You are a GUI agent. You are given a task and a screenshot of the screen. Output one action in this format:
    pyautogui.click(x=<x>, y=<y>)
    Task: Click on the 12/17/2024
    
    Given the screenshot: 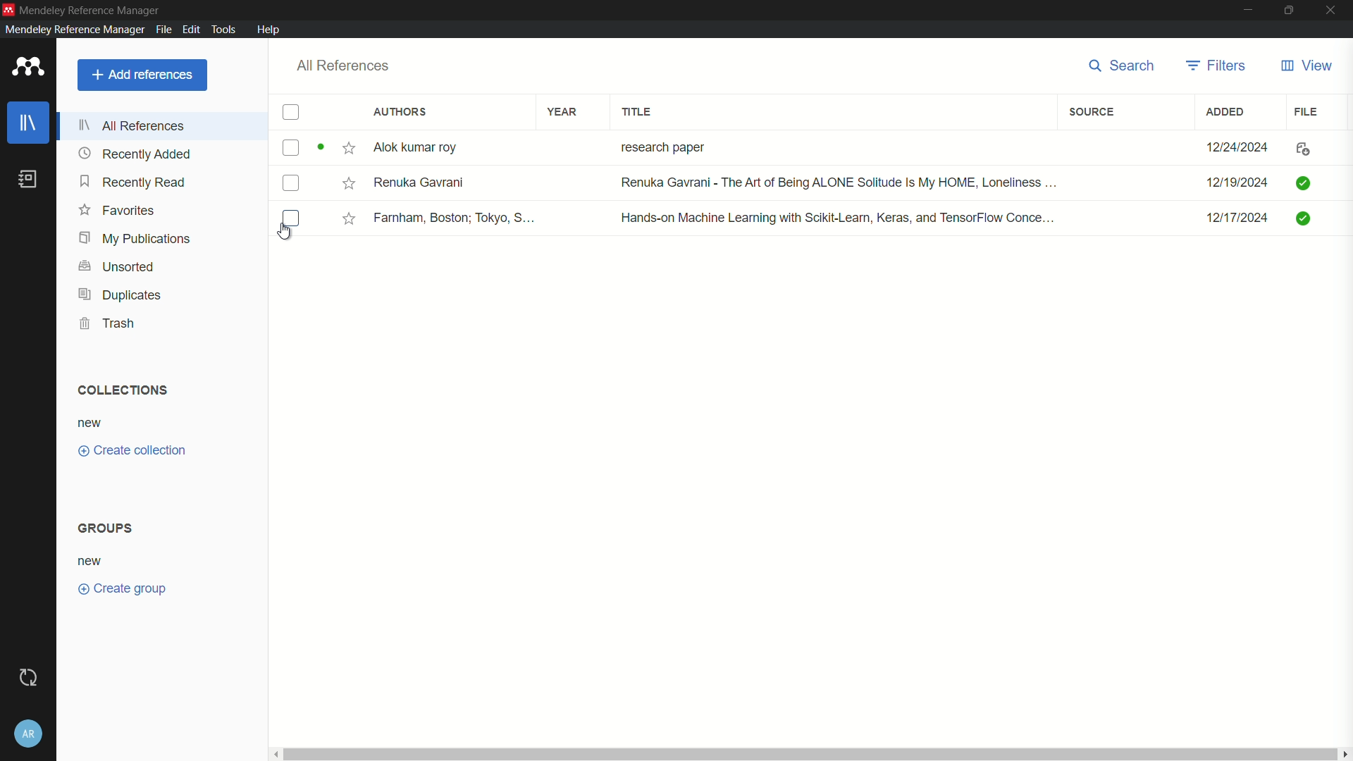 What is the action you would take?
    pyautogui.click(x=1229, y=218)
    